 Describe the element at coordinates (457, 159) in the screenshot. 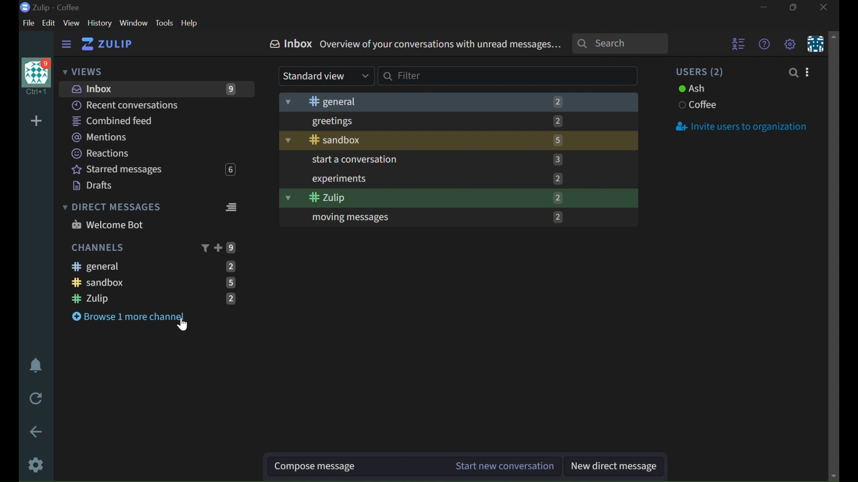

I see `STRT A CONVERSATION` at that location.